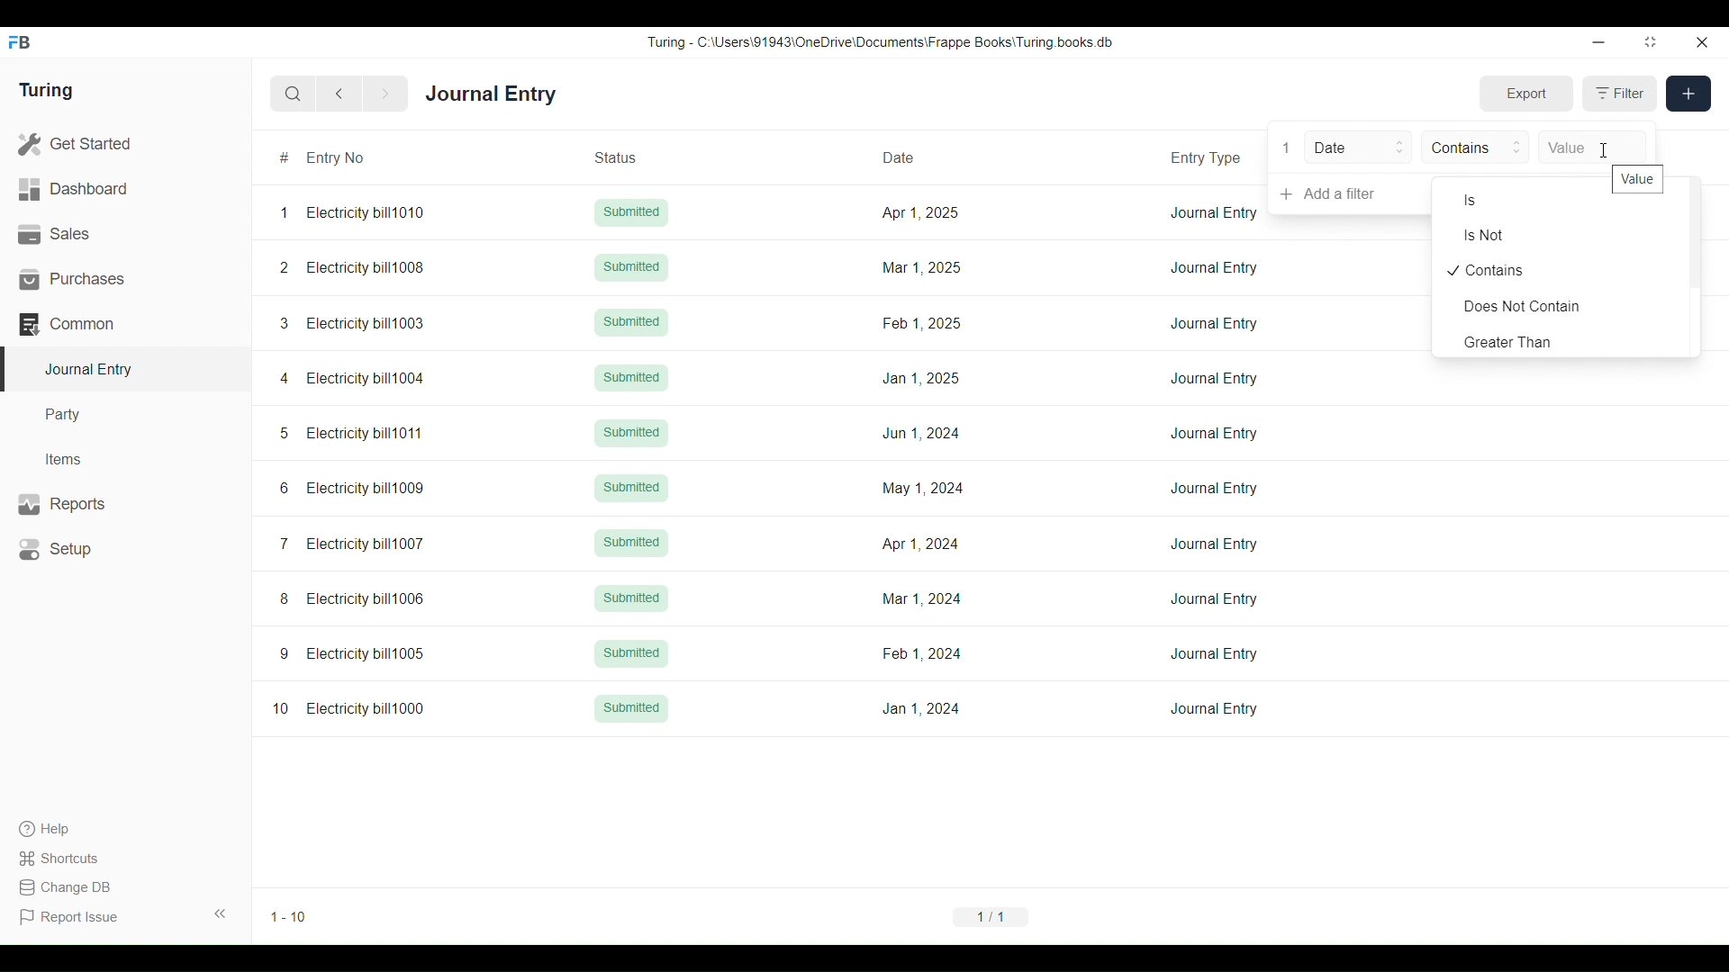  I want to click on 9 Electricity bill1005, so click(353, 653).